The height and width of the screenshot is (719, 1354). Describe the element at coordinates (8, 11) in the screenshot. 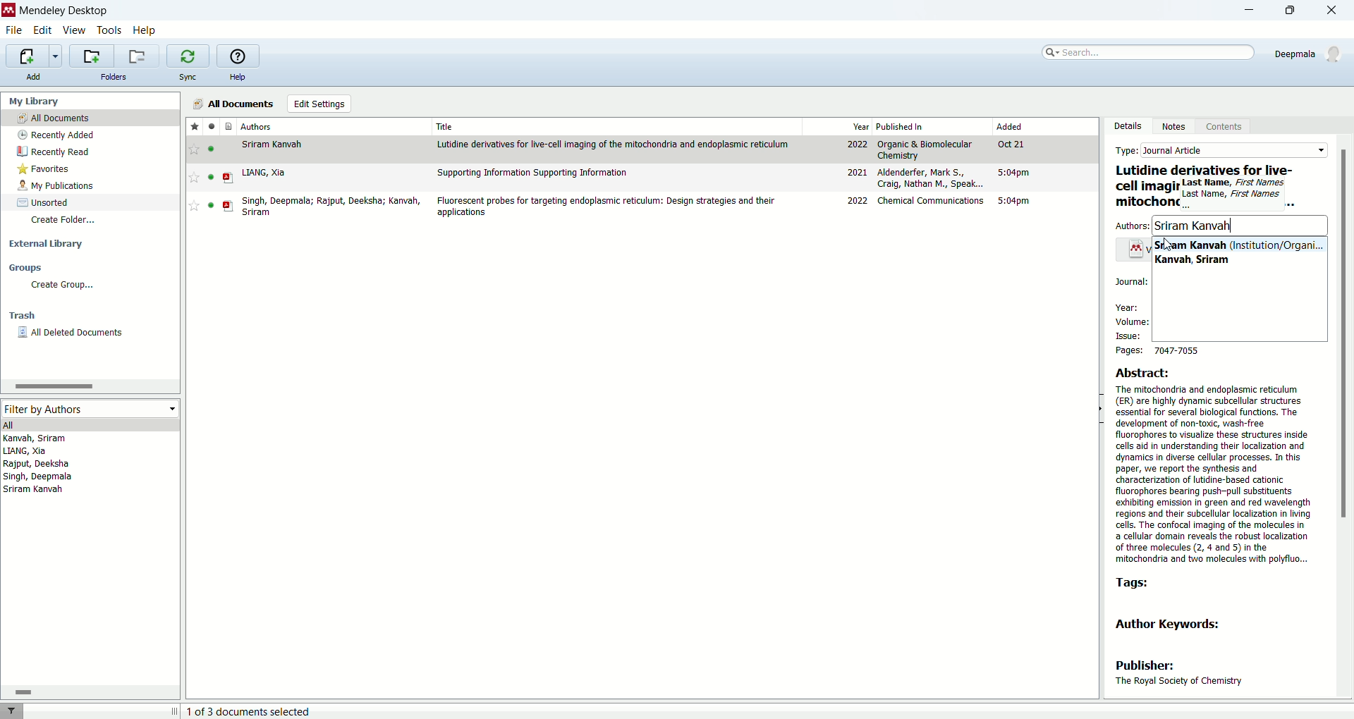

I see `logo` at that location.